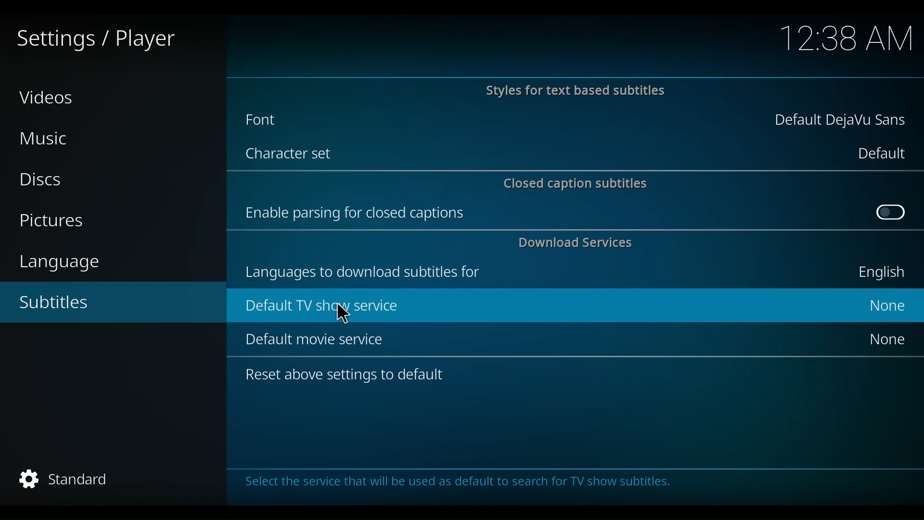 The height and width of the screenshot is (520, 924). Describe the element at coordinates (347, 376) in the screenshot. I see `Reset above settings to default` at that location.